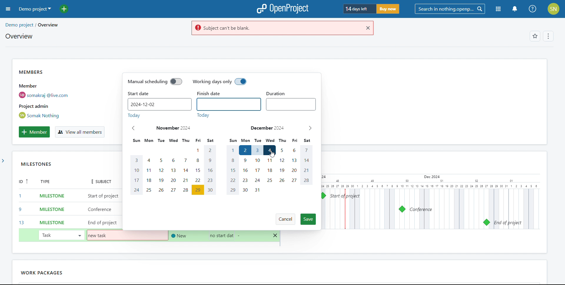 The height and width of the screenshot is (285, 565). Describe the element at coordinates (220, 82) in the screenshot. I see `working days only` at that location.